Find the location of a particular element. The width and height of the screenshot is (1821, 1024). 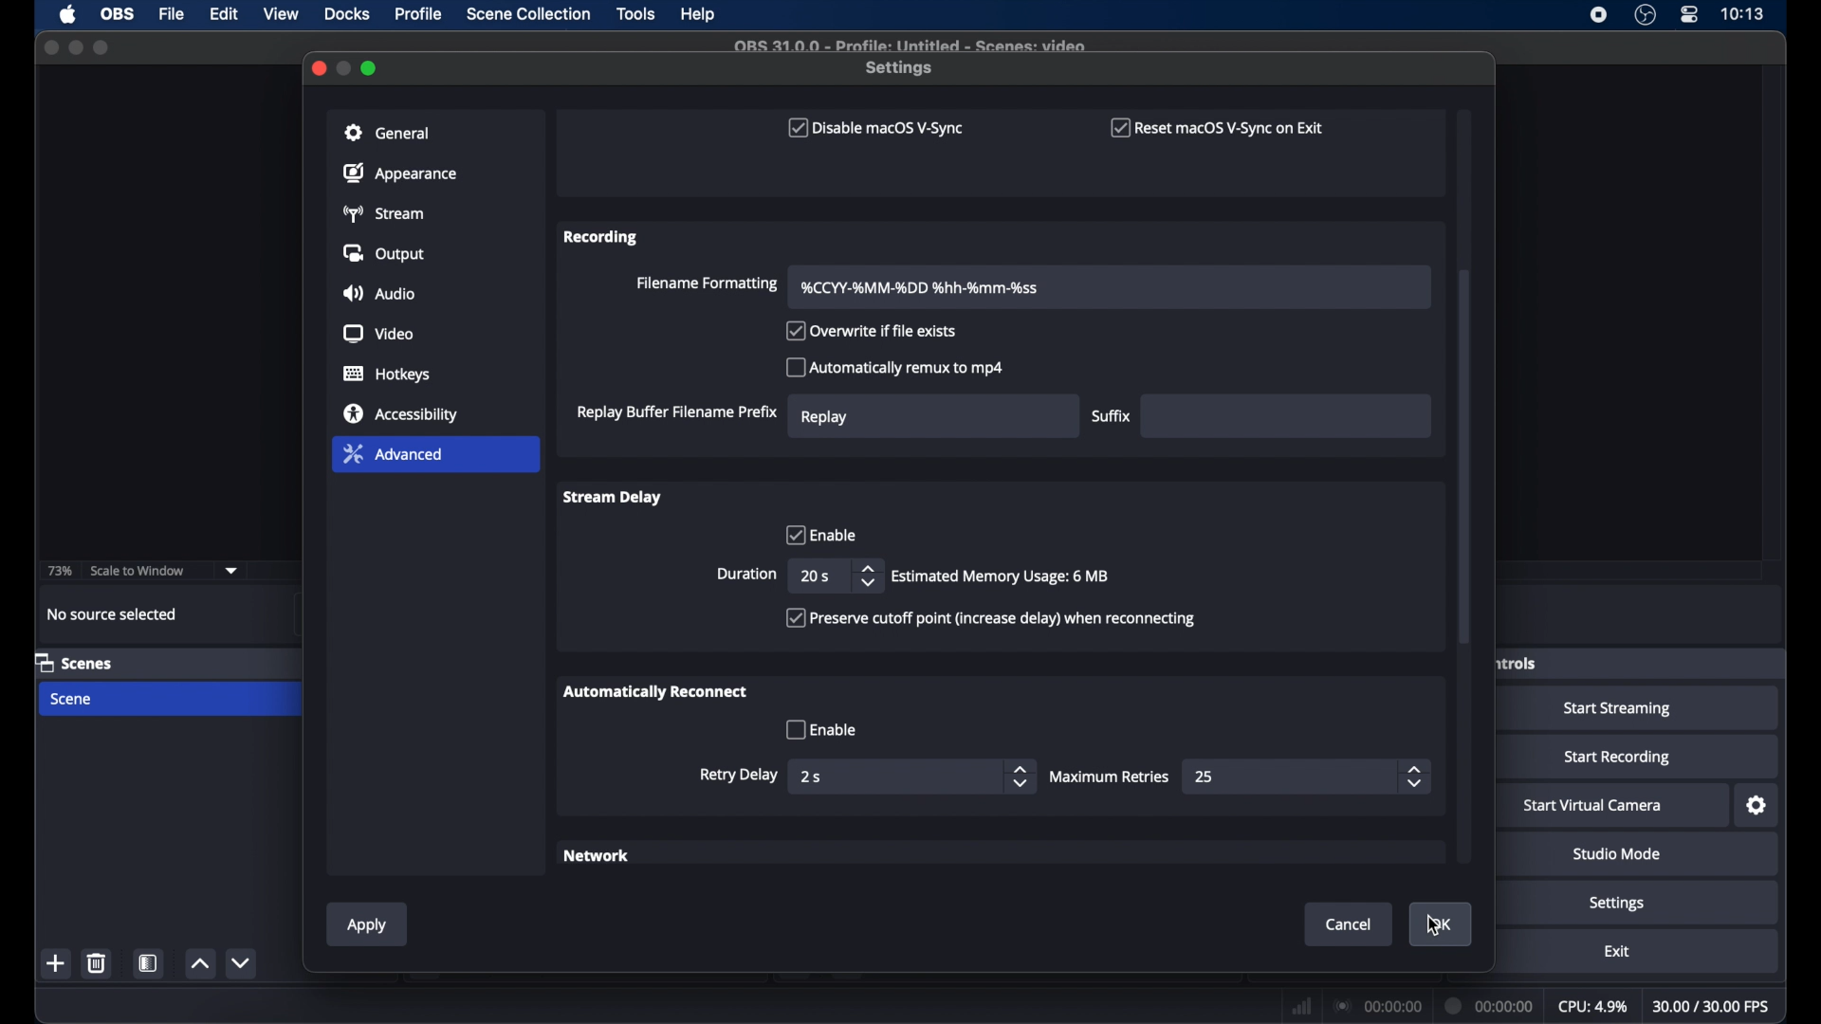

cursor is located at coordinates (1435, 927).